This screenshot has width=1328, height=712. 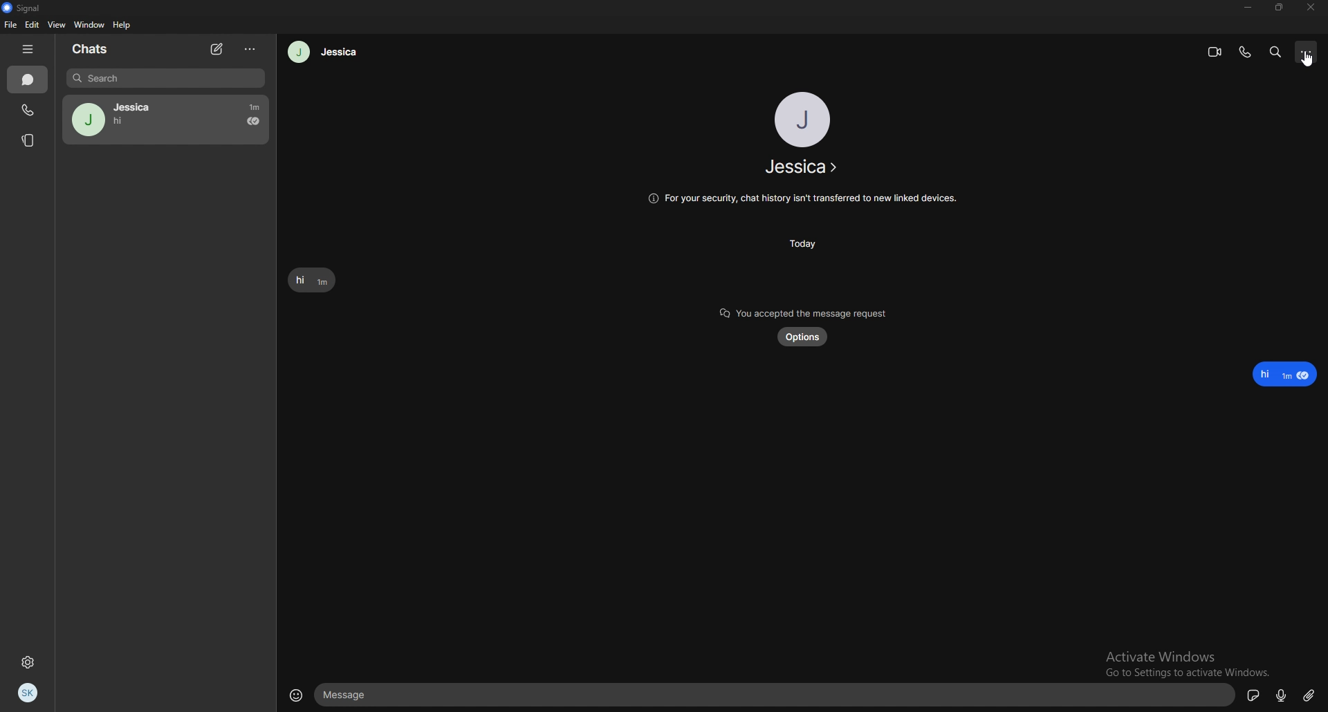 I want to click on stickers, so click(x=1254, y=695).